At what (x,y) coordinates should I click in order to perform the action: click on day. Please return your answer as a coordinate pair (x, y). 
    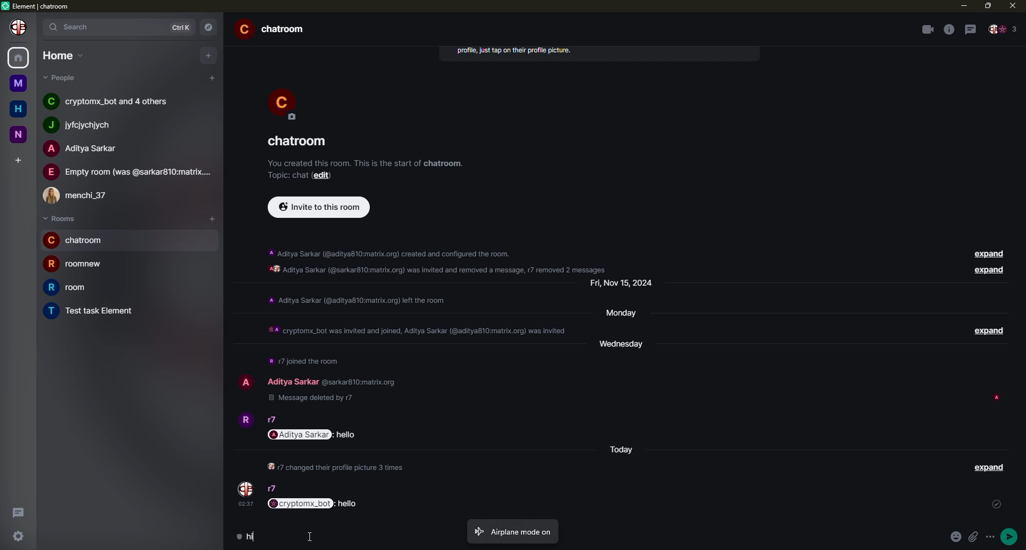
    Looking at the image, I should click on (620, 450).